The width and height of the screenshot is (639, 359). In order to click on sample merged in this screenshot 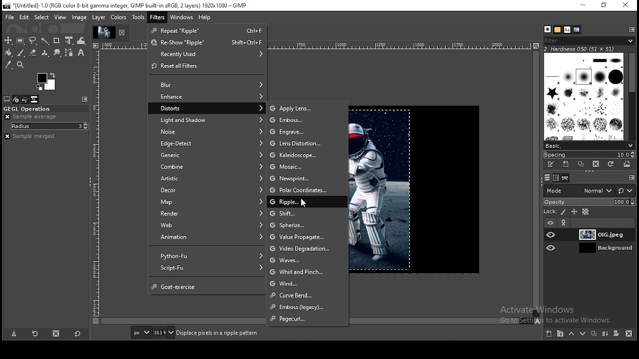, I will do `click(29, 137)`.